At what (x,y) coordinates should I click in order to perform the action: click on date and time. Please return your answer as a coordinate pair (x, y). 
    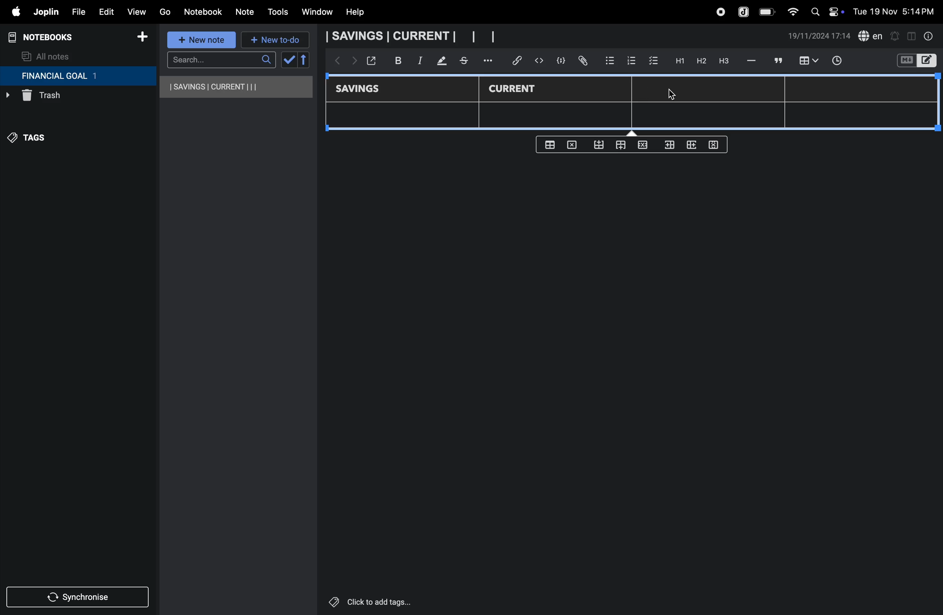
    Looking at the image, I should click on (896, 11).